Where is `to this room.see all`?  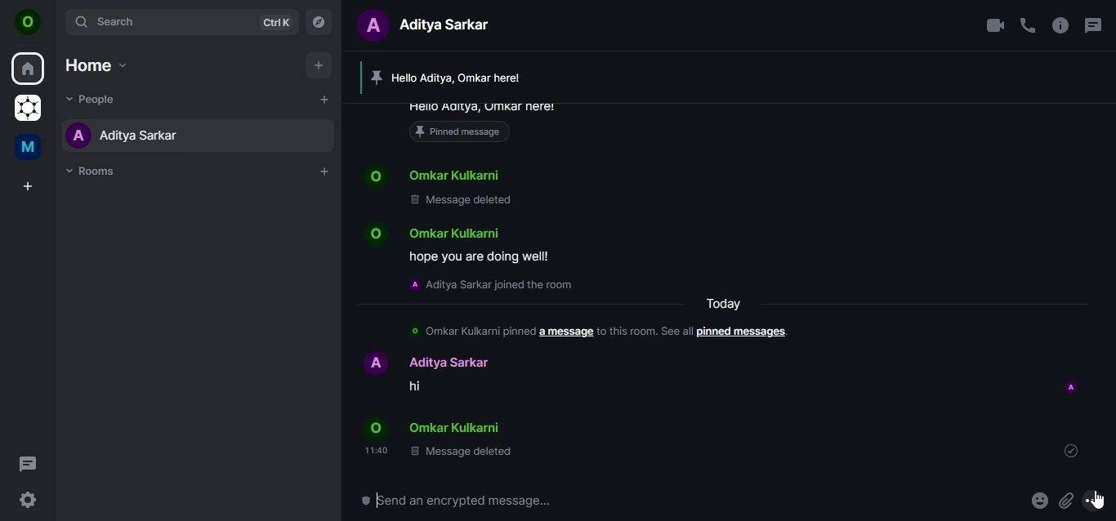 to this room.see all is located at coordinates (644, 332).